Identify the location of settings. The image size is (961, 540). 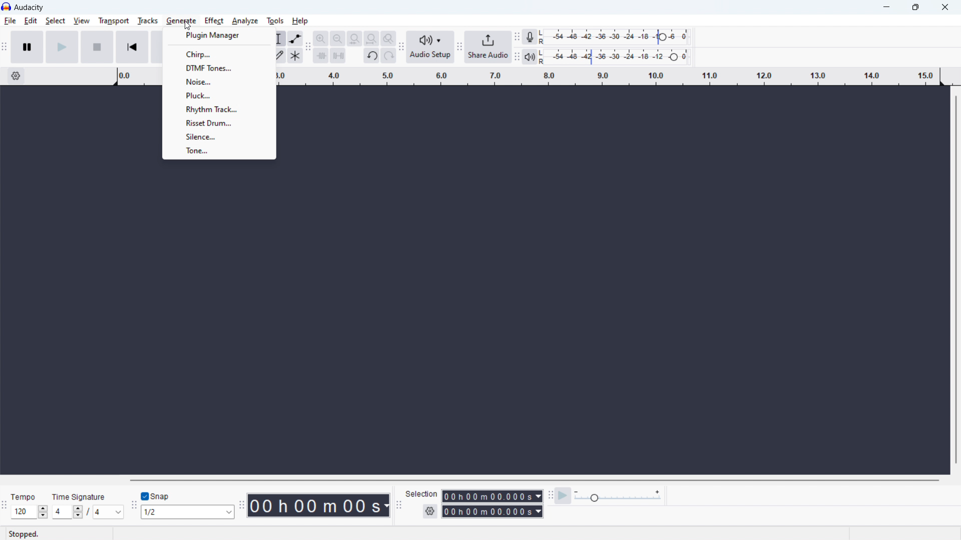
(430, 511).